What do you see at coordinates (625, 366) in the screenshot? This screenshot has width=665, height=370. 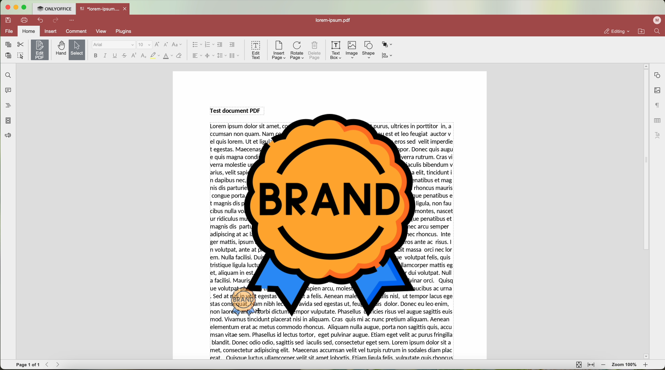 I see `zoom 100%` at bounding box center [625, 366].